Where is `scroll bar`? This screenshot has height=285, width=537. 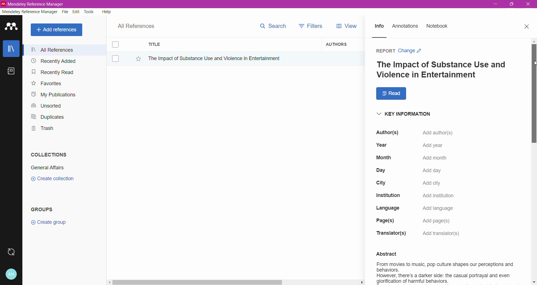 scroll bar is located at coordinates (236, 281).